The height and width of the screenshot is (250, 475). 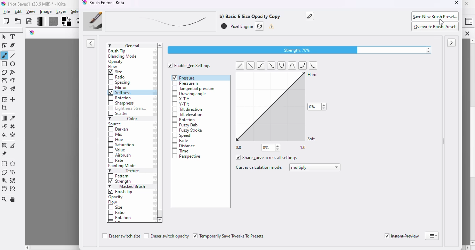 What do you see at coordinates (14, 46) in the screenshot?
I see `calligraphy` at bounding box center [14, 46].